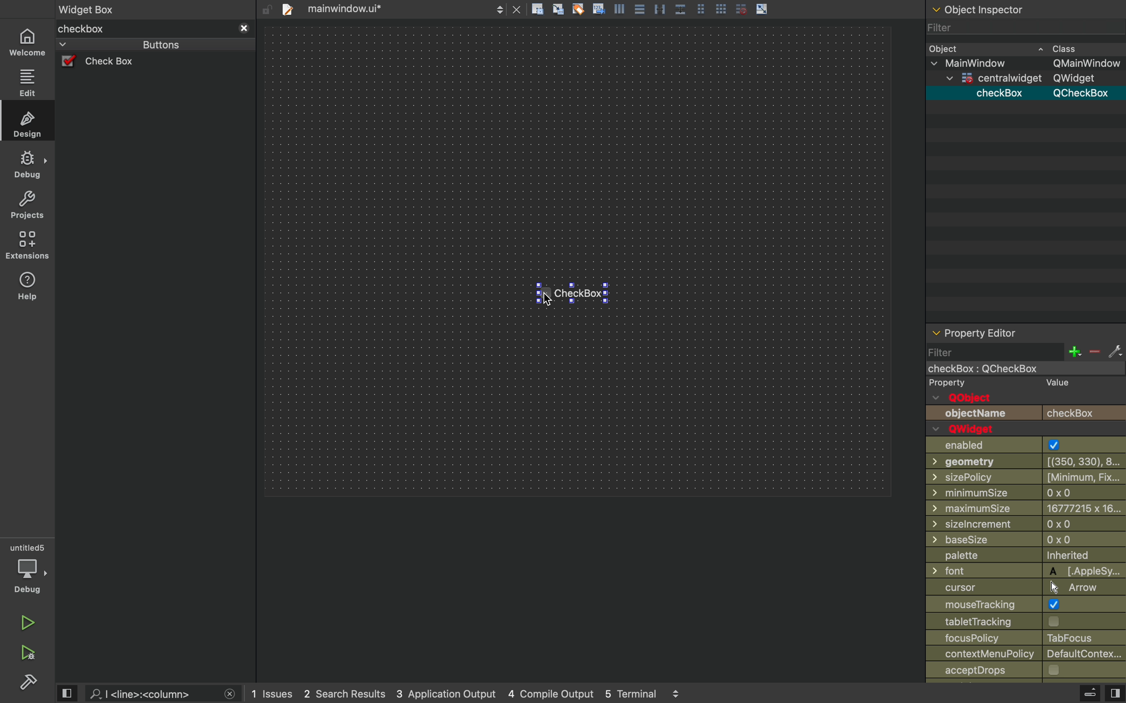 The width and height of the screenshot is (1126, 703). Describe the element at coordinates (244, 29) in the screenshot. I see `close` at that location.